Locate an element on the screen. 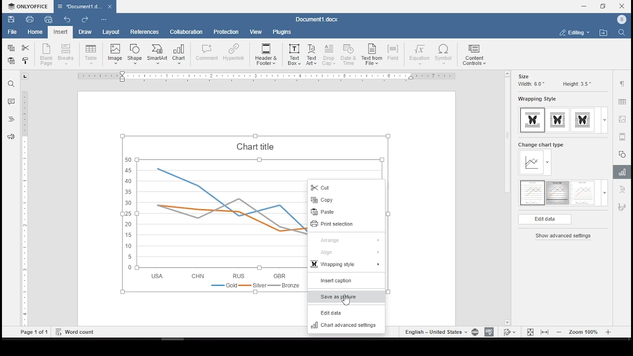 Image resolution: width=633 pixels, height=356 pixels. drop cap is located at coordinates (329, 55).